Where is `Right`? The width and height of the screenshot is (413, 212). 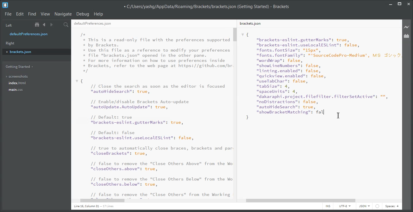
Right is located at coordinates (10, 43).